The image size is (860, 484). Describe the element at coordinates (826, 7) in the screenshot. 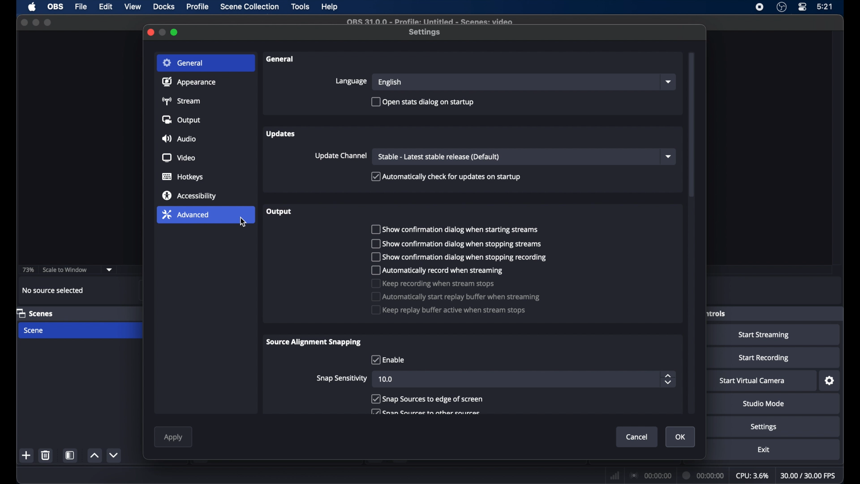

I see `time` at that location.